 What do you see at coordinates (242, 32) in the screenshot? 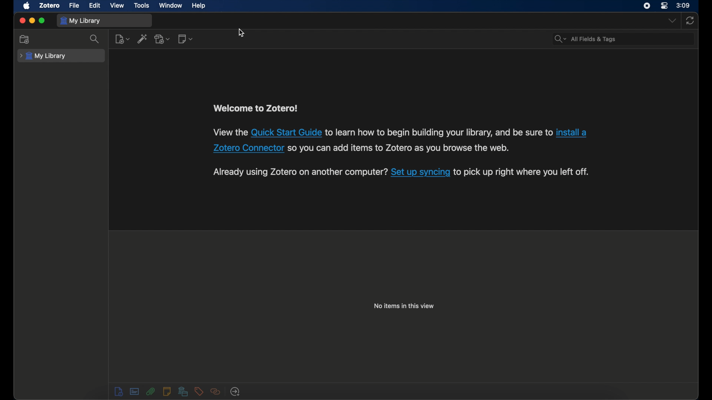
I see `cursor` at bounding box center [242, 32].